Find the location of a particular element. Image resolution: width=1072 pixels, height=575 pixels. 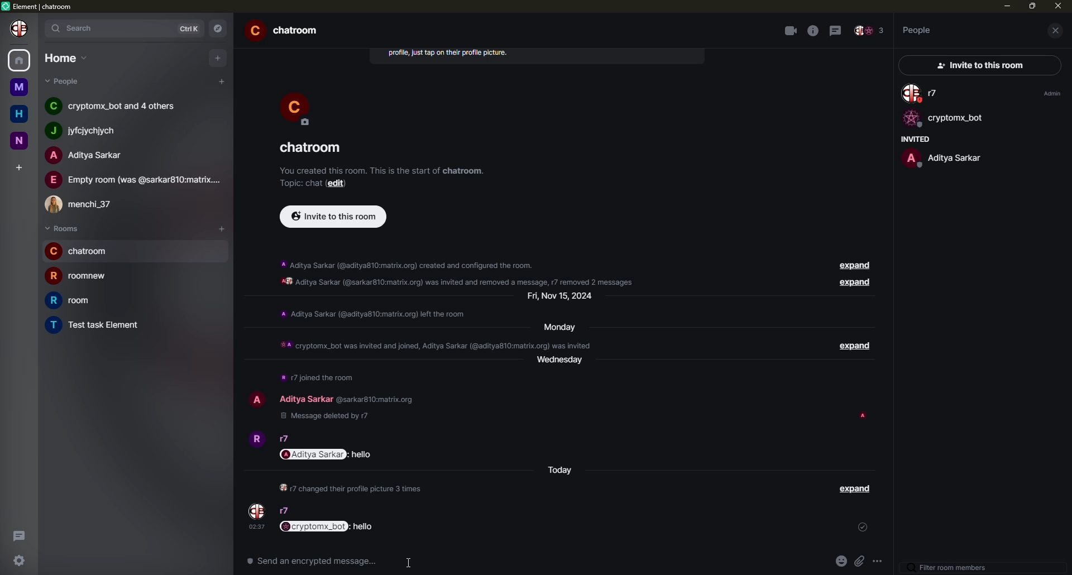

seen is located at coordinates (865, 416).